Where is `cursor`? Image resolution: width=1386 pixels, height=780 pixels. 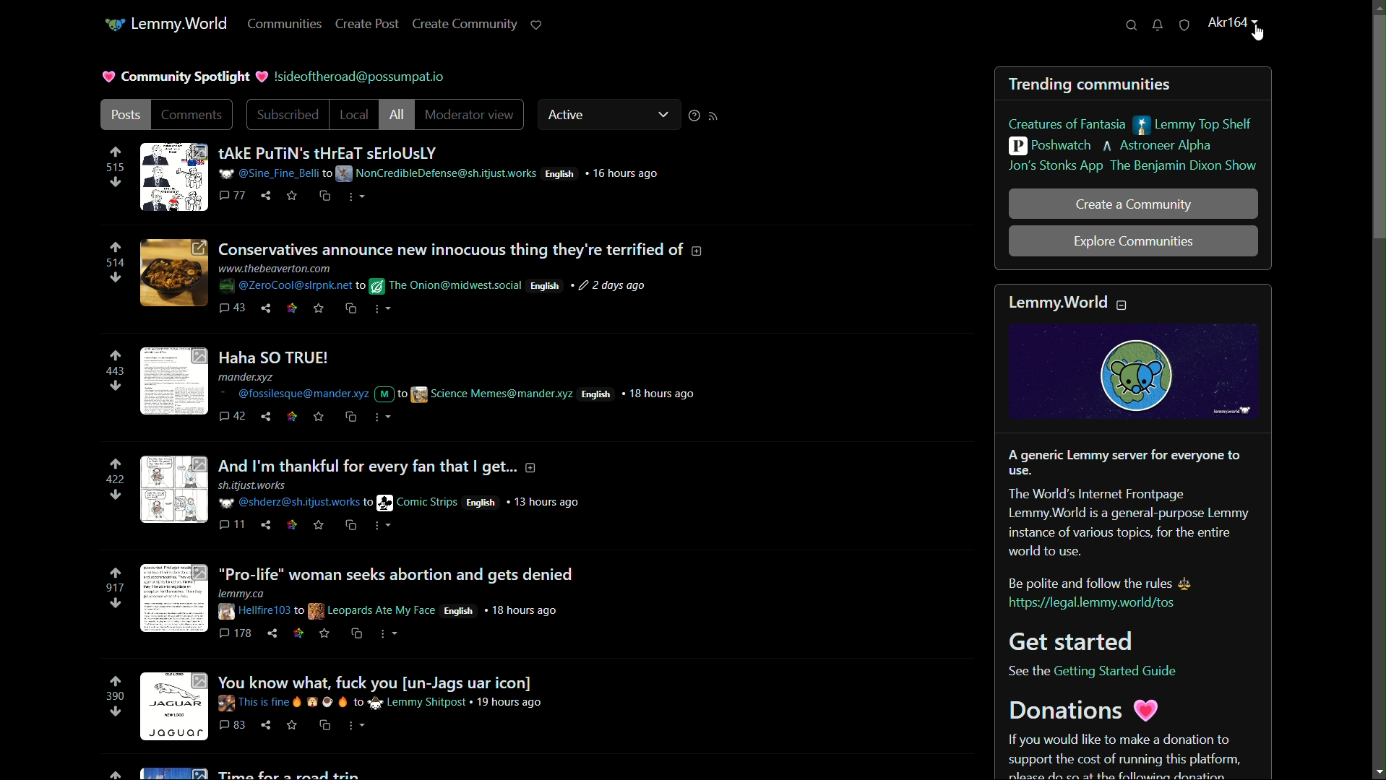
cursor is located at coordinates (362, 77).